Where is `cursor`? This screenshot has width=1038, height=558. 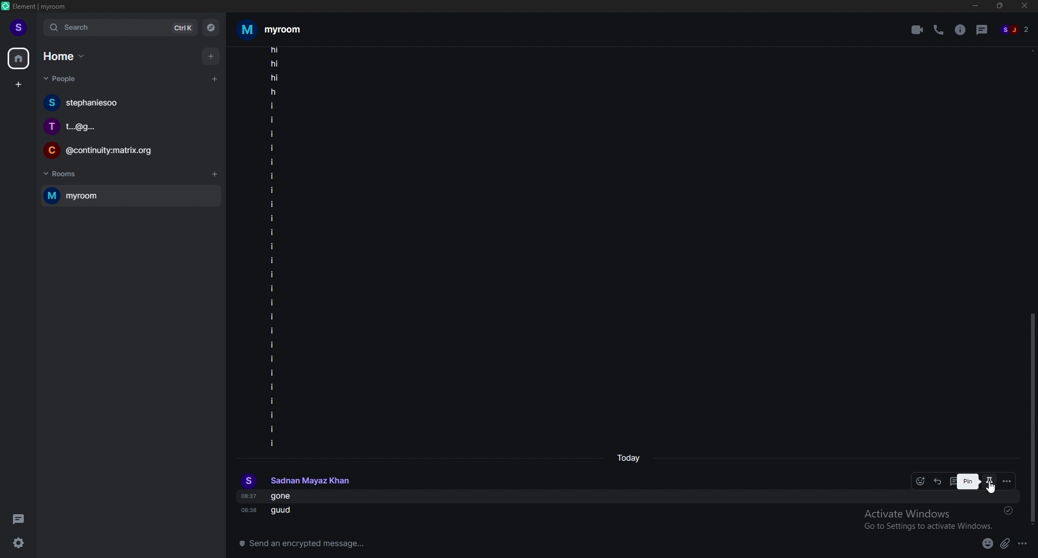
cursor is located at coordinates (995, 491).